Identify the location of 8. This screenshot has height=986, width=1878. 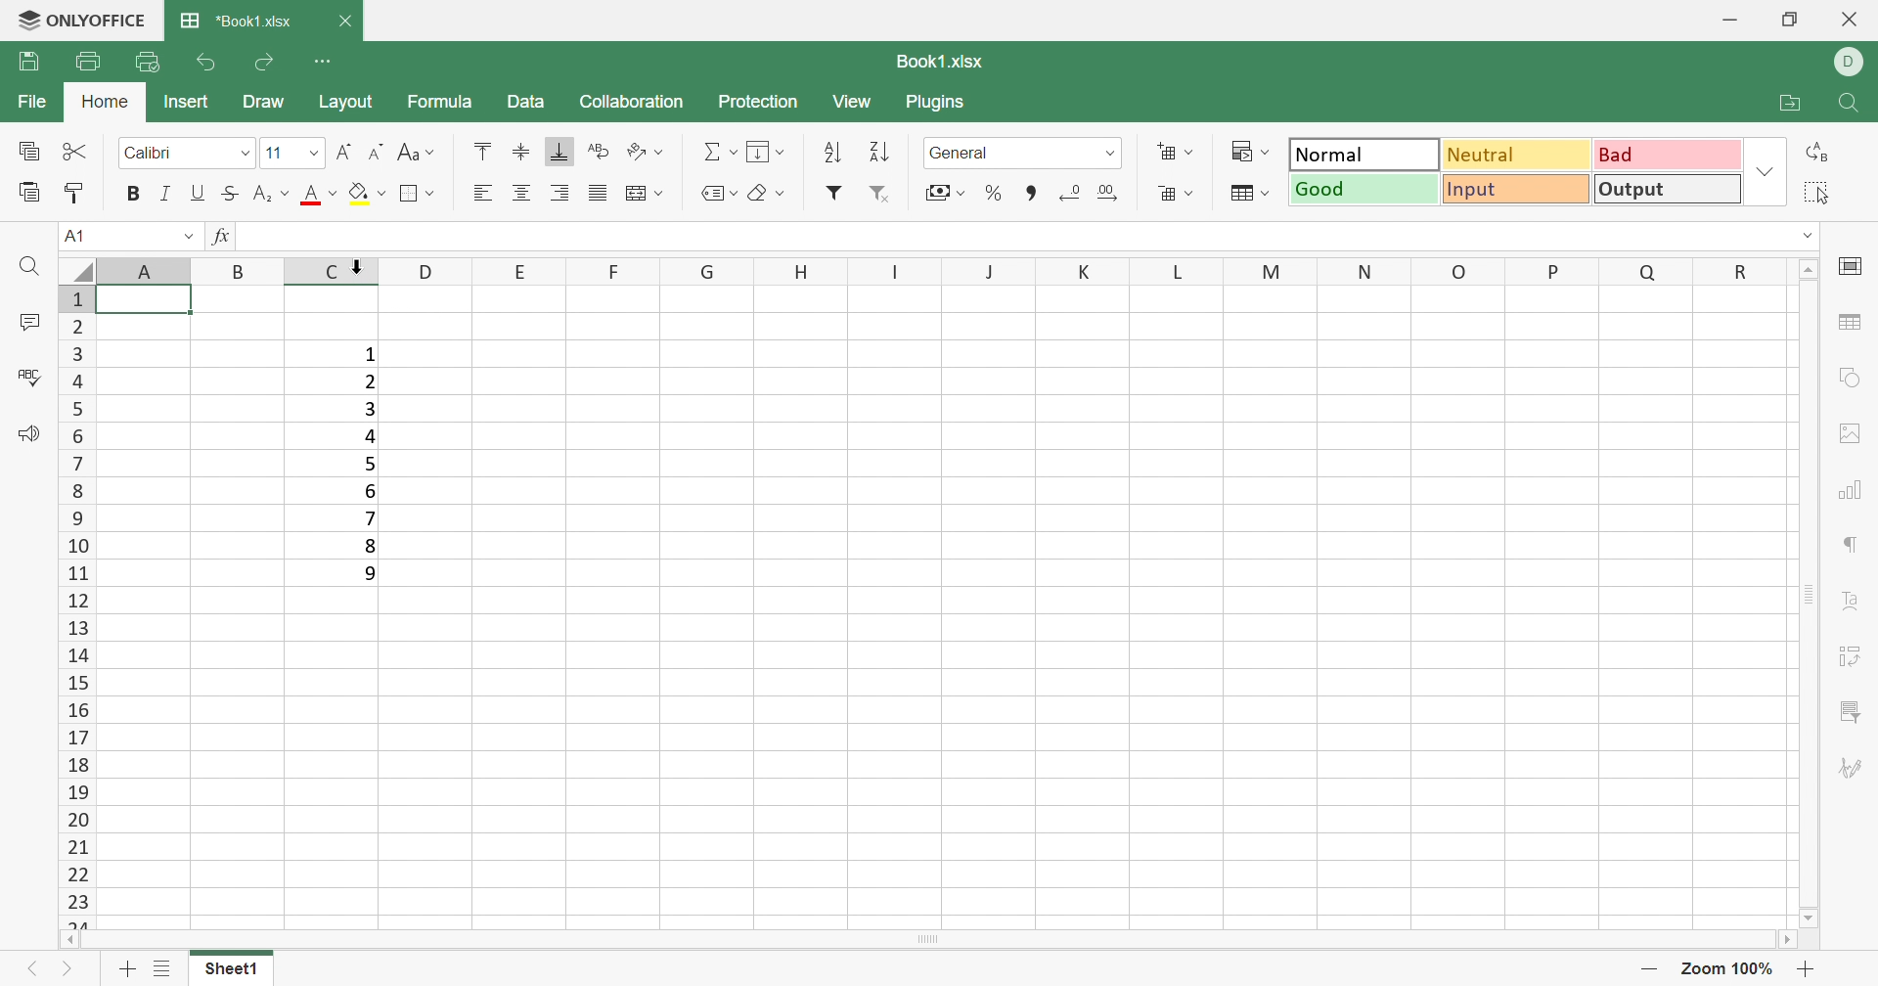
(369, 545).